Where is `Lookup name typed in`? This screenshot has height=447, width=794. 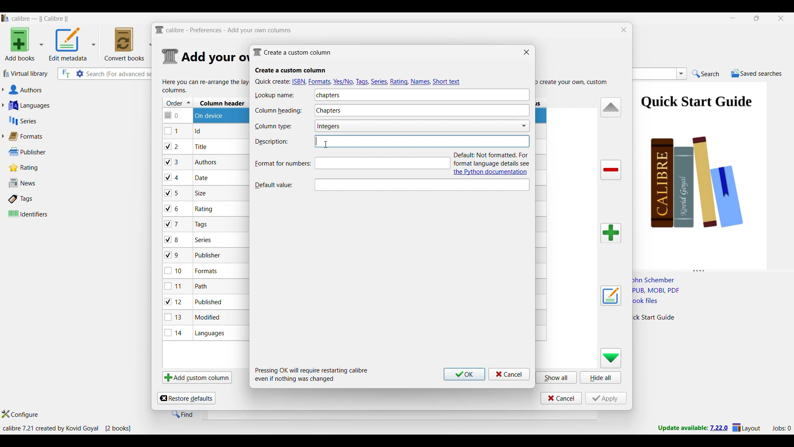 Lookup name typed in is located at coordinates (327, 95).